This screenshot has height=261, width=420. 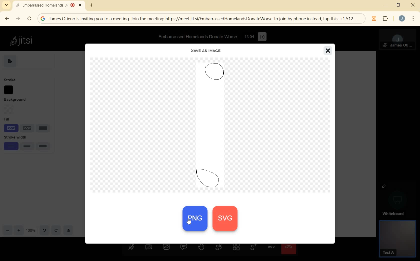 I want to click on BACKGROUND, so click(x=19, y=100).